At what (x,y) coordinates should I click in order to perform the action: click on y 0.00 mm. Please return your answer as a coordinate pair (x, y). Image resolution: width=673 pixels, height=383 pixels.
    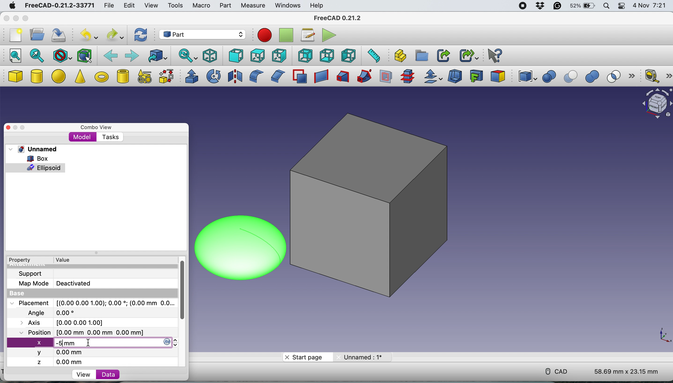
    Looking at the image, I should click on (60, 353).